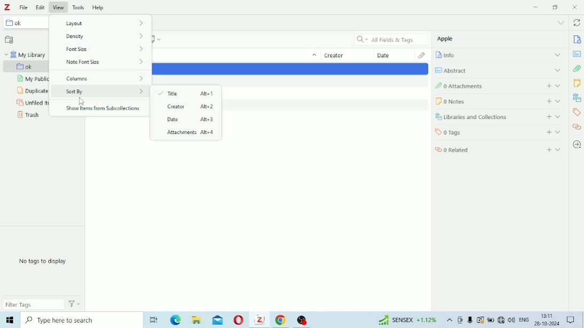 This screenshot has height=328, width=584. Describe the element at coordinates (101, 23) in the screenshot. I see `Layout` at that location.